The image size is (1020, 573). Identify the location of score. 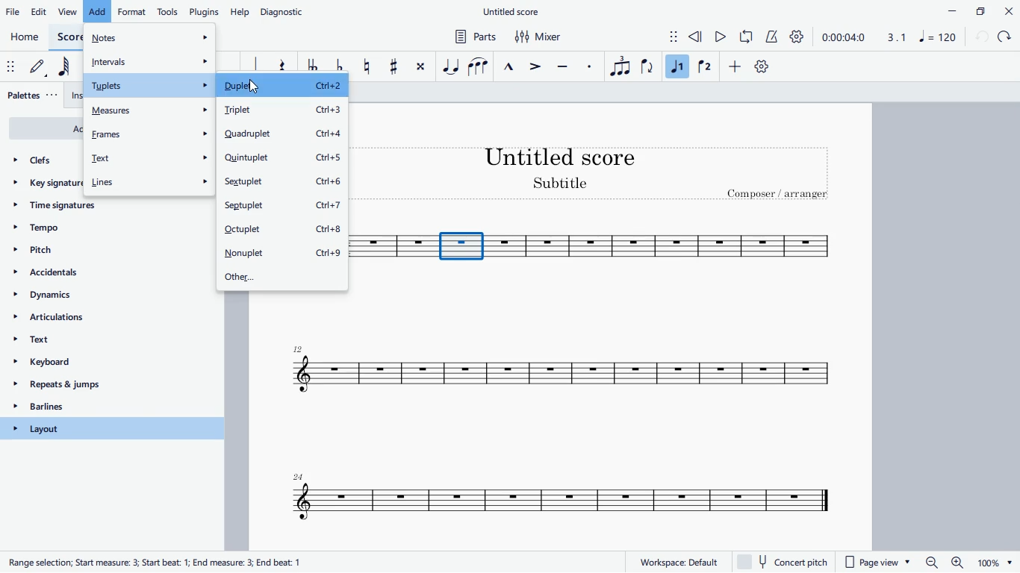
(565, 372).